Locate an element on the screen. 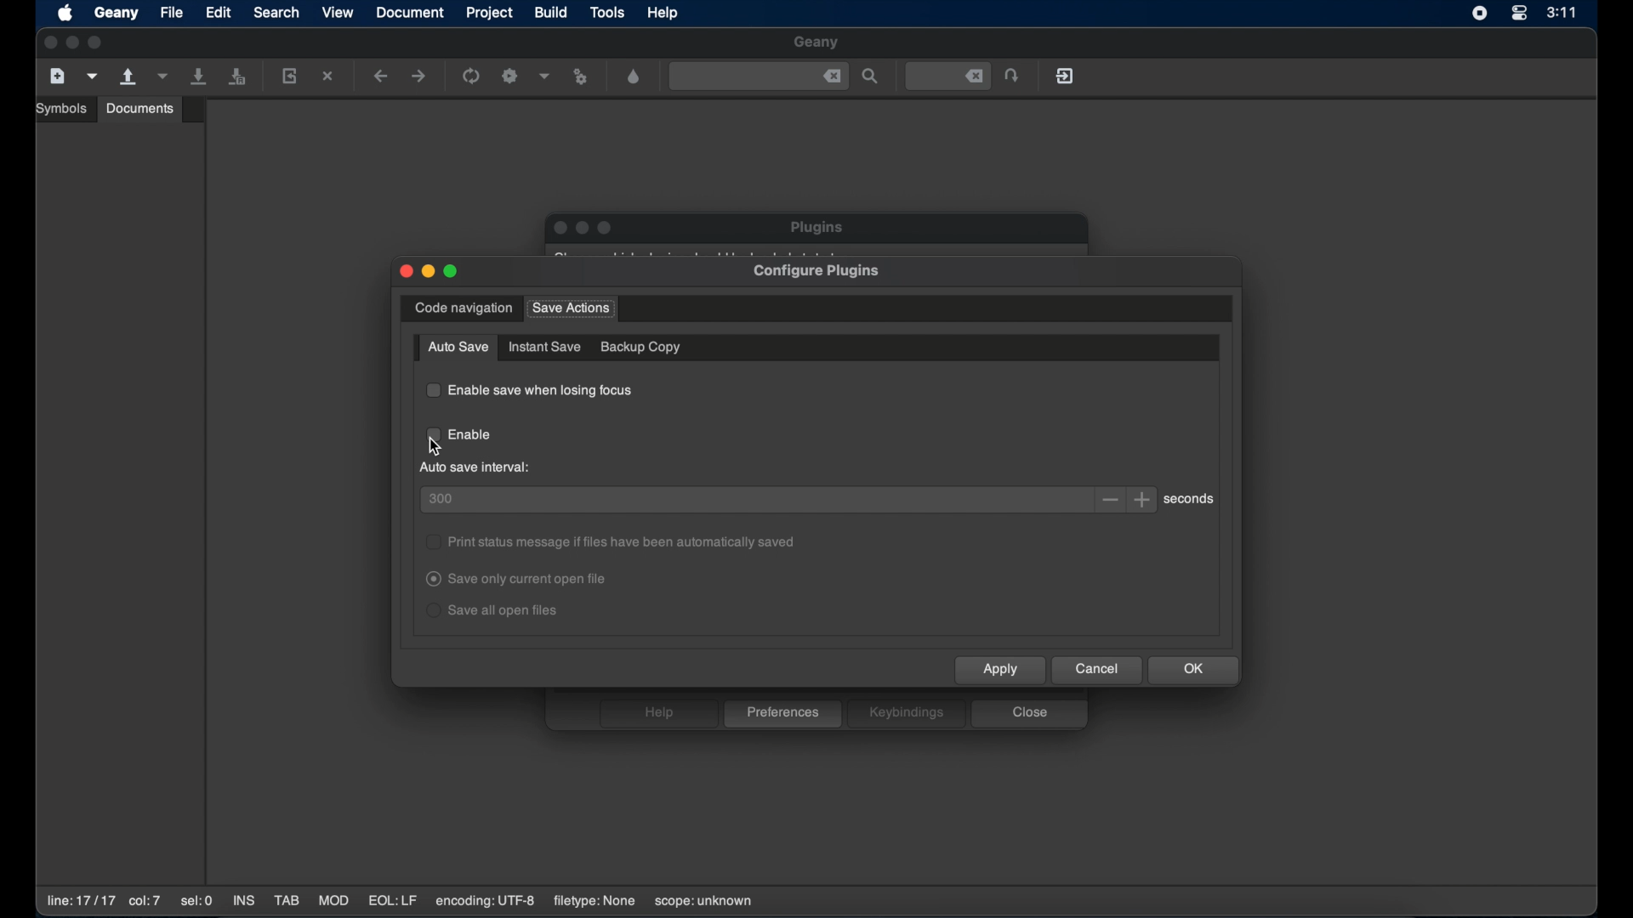 The height and width of the screenshot is (918, 1633). print status message if files  have been automatically saved radio button is located at coordinates (612, 541).